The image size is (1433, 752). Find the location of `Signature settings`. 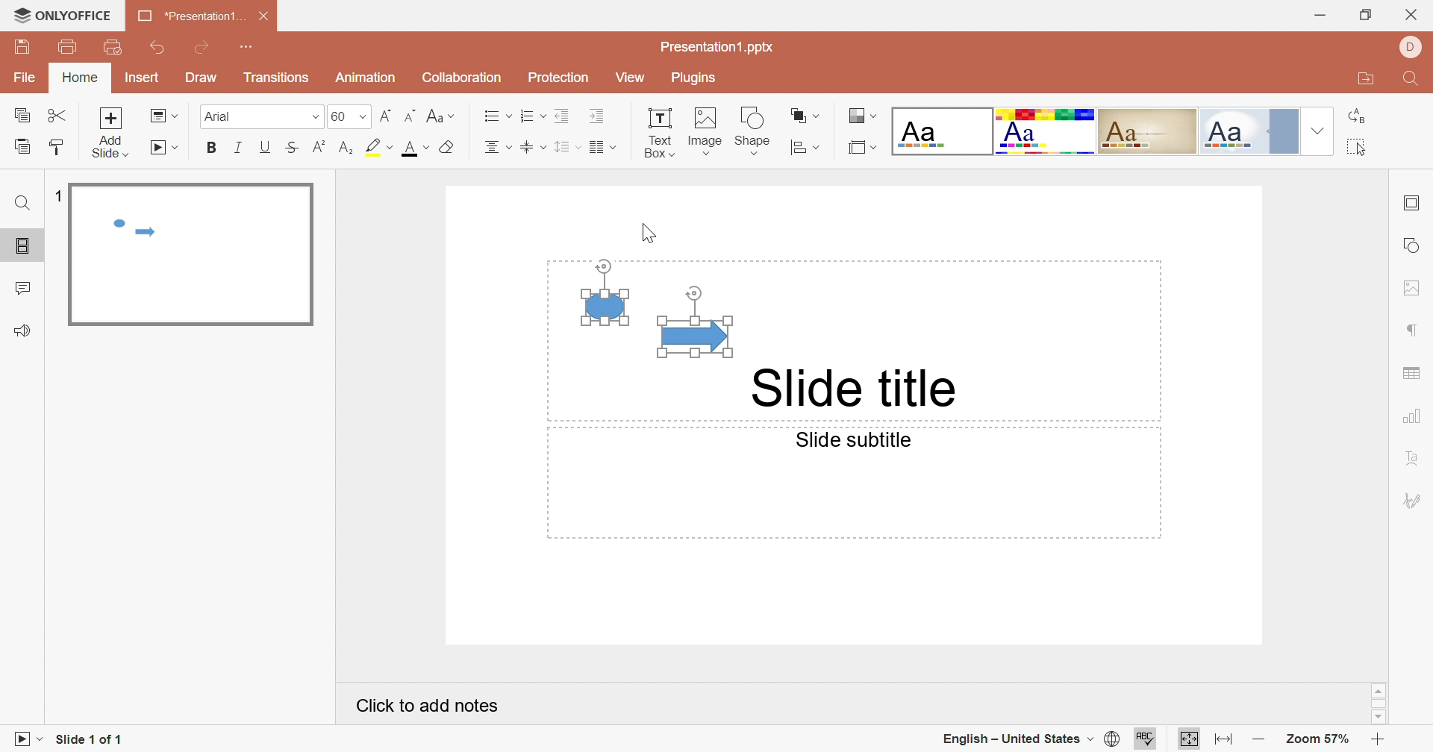

Signature settings is located at coordinates (1414, 504).